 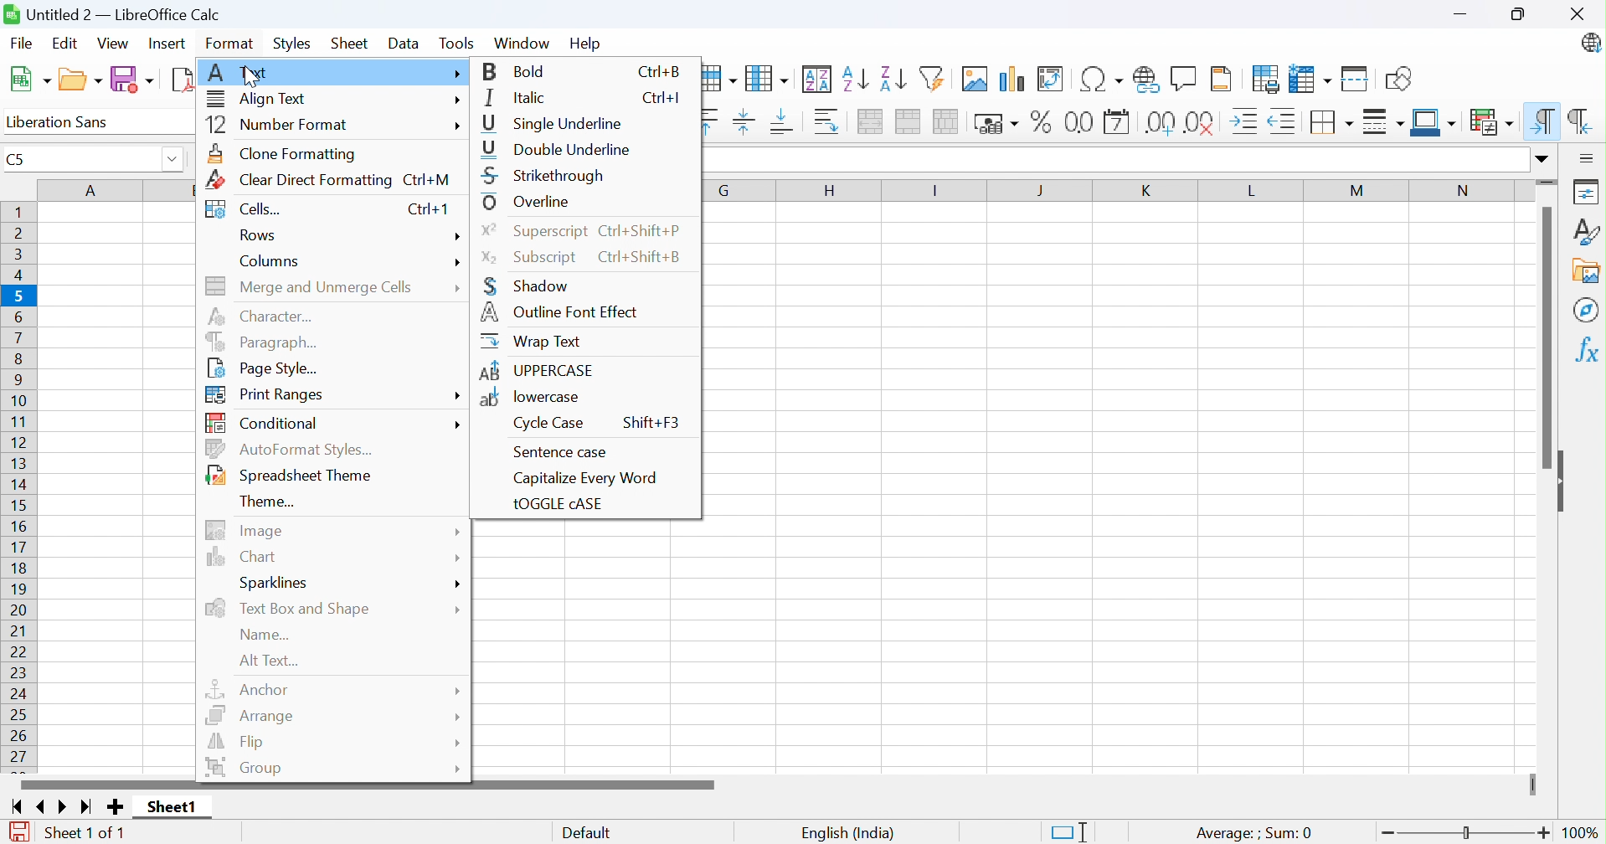 I want to click on Ctrl+Shift+P, so click(x=644, y=231).